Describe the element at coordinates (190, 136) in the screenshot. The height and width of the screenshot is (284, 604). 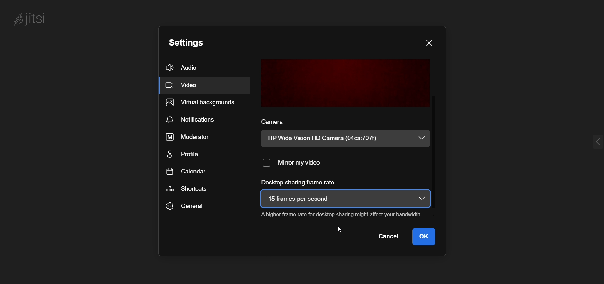
I see `moderator` at that location.